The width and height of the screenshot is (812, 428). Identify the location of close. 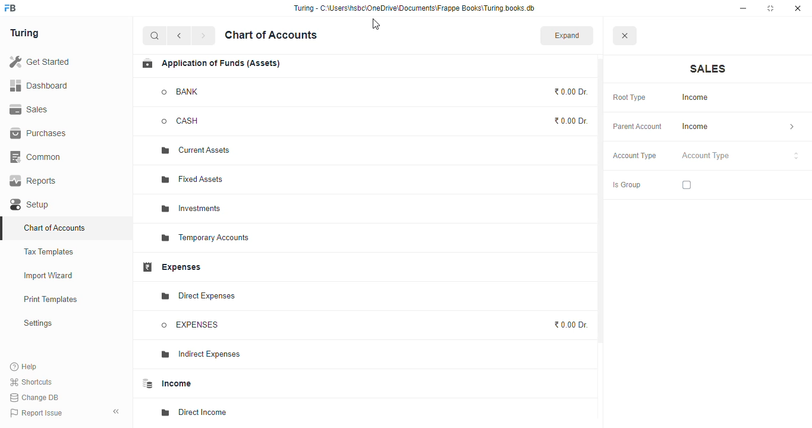
(624, 35).